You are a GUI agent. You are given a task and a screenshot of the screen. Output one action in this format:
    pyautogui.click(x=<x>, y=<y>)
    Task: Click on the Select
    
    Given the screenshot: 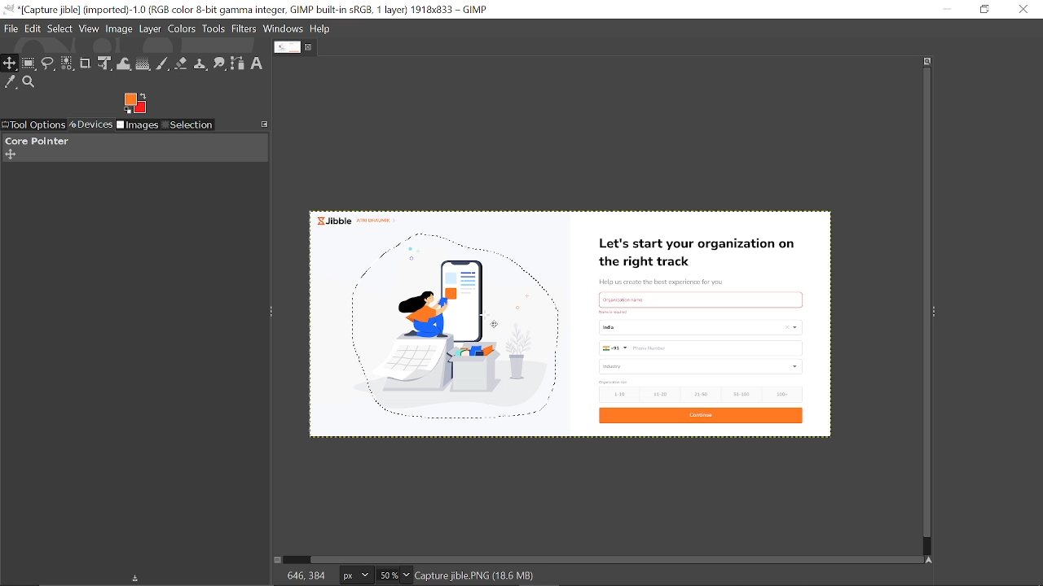 What is the action you would take?
    pyautogui.click(x=61, y=29)
    